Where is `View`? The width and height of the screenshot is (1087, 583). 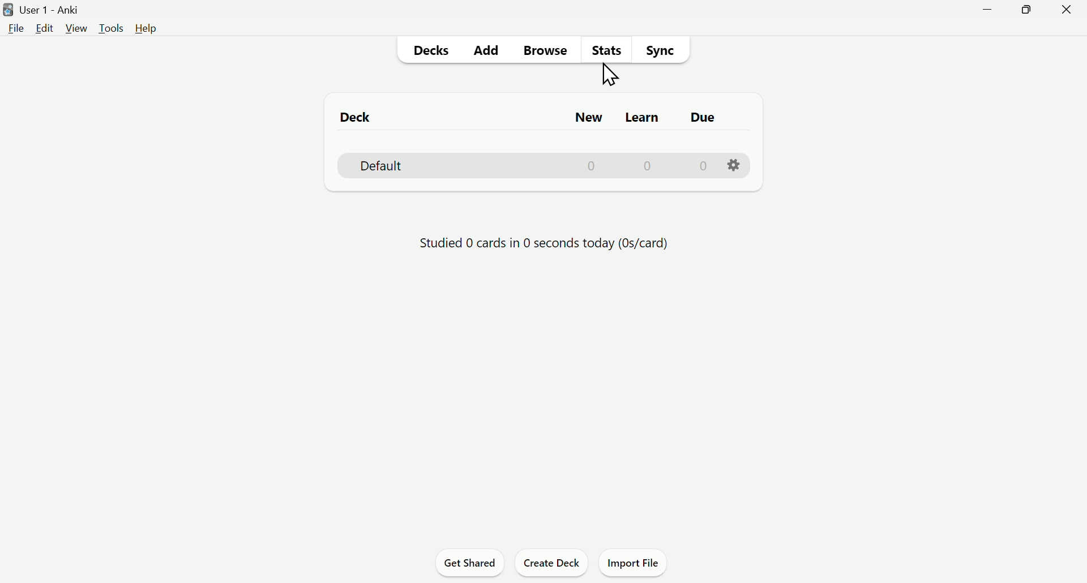 View is located at coordinates (77, 27).